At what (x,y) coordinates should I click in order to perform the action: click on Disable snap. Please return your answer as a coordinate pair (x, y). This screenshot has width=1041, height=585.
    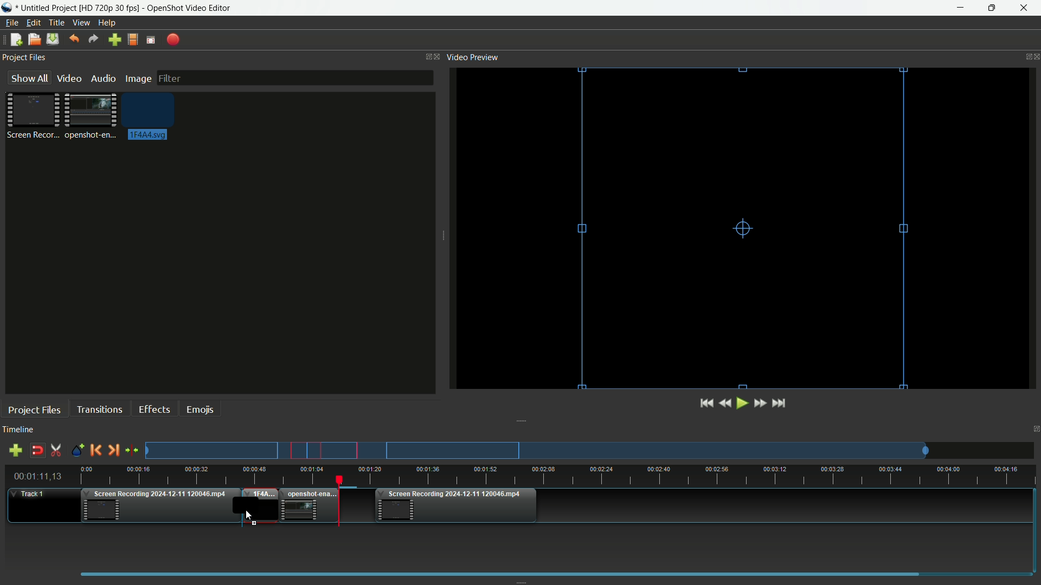
    Looking at the image, I should click on (38, 451).